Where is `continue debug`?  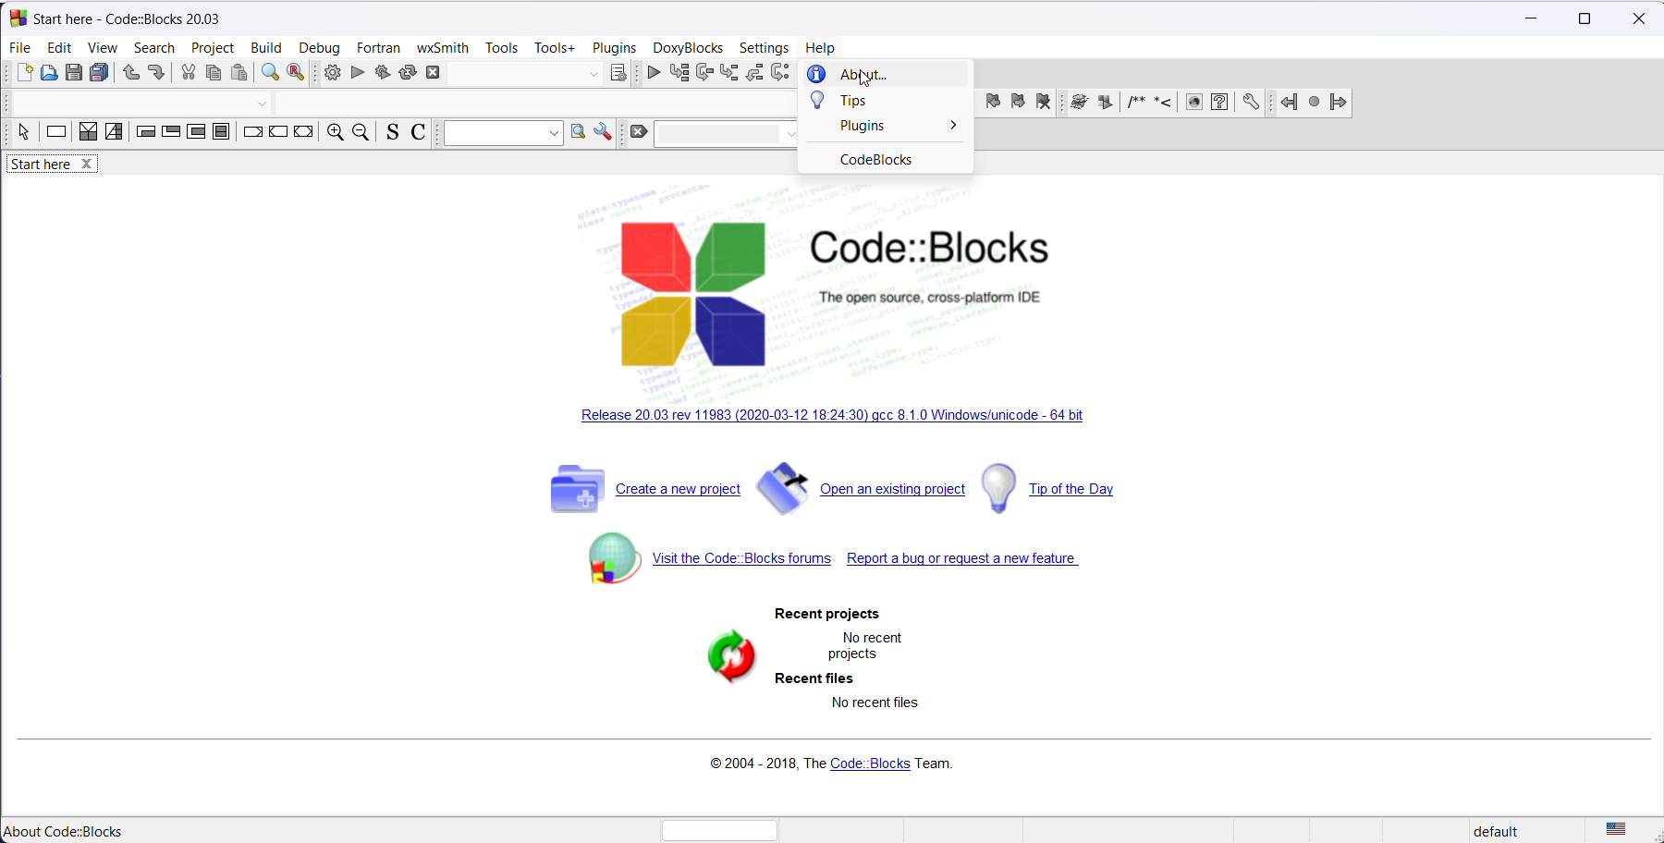
continue debug is located at coordinates (650, 73).